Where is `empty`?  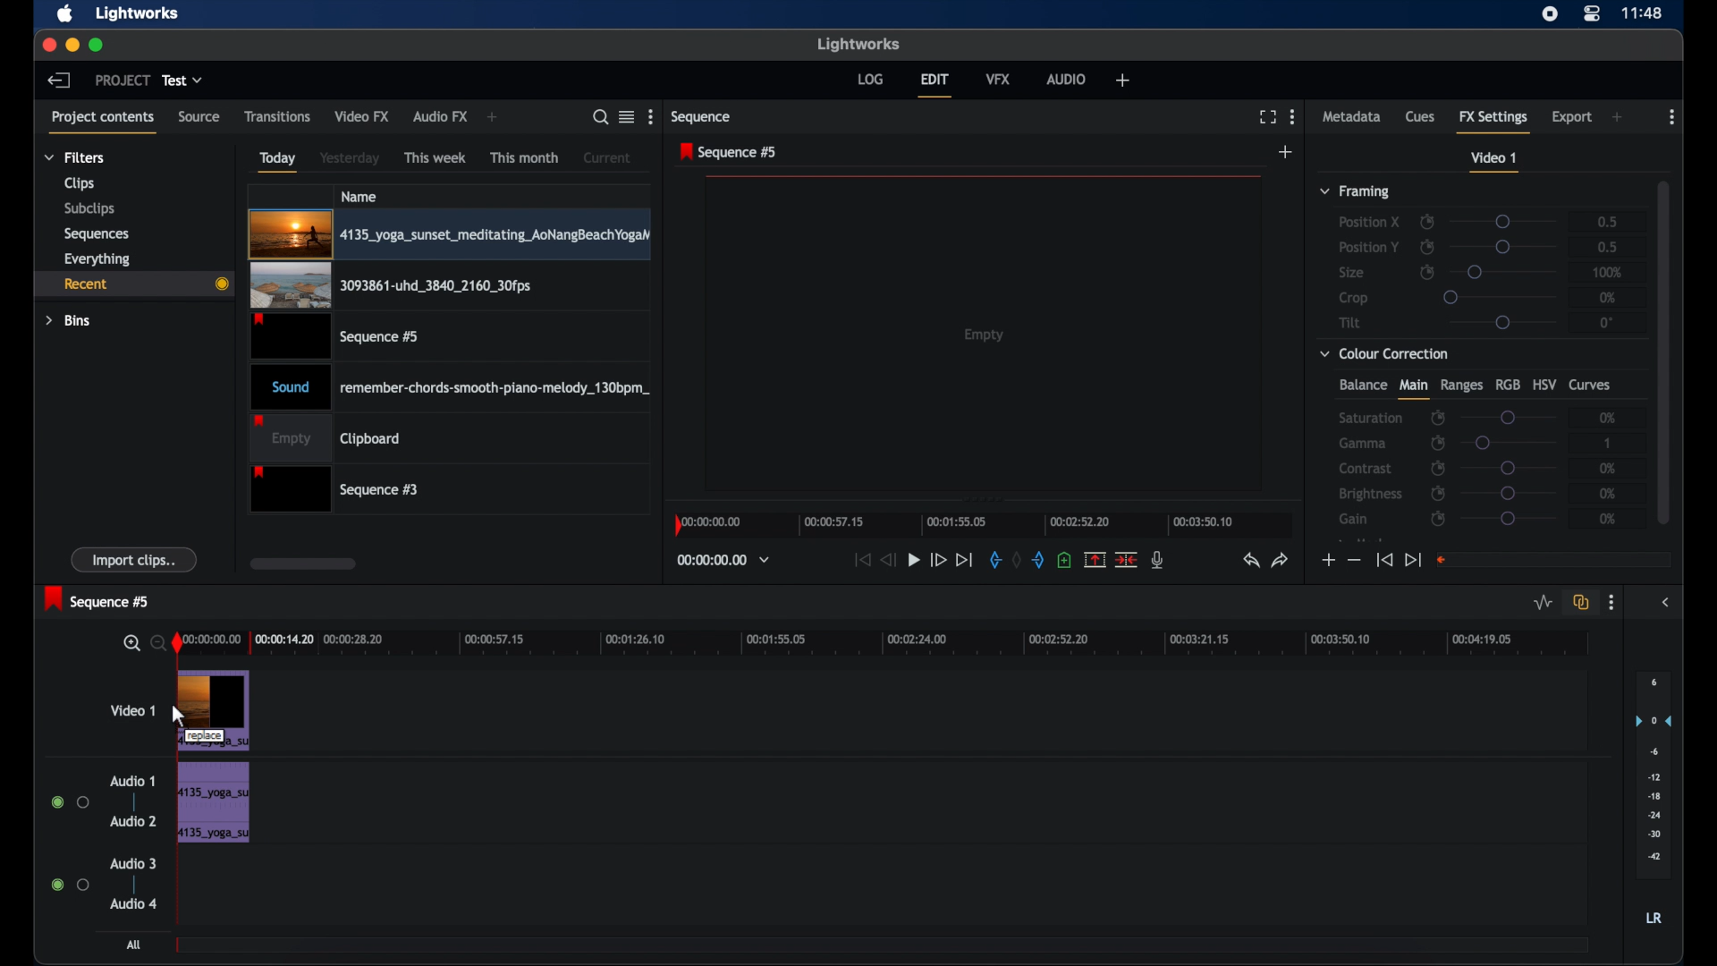 empty is located at coordinates (985, 335).